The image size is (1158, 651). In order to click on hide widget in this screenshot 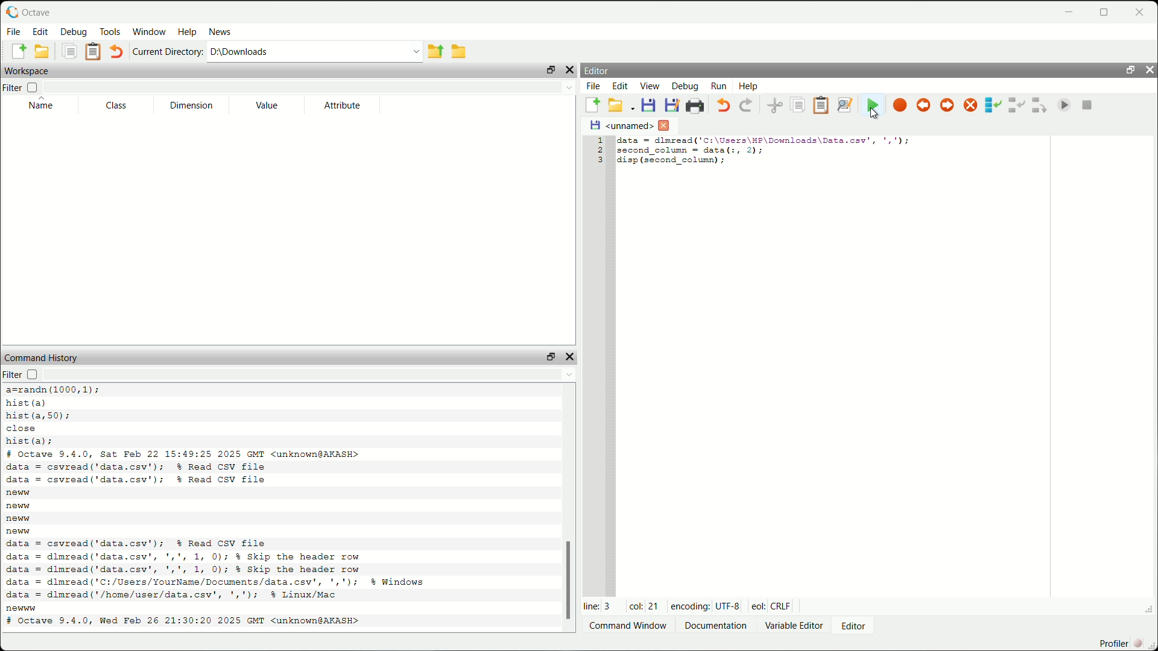, I will do `click(1150, 70)`.